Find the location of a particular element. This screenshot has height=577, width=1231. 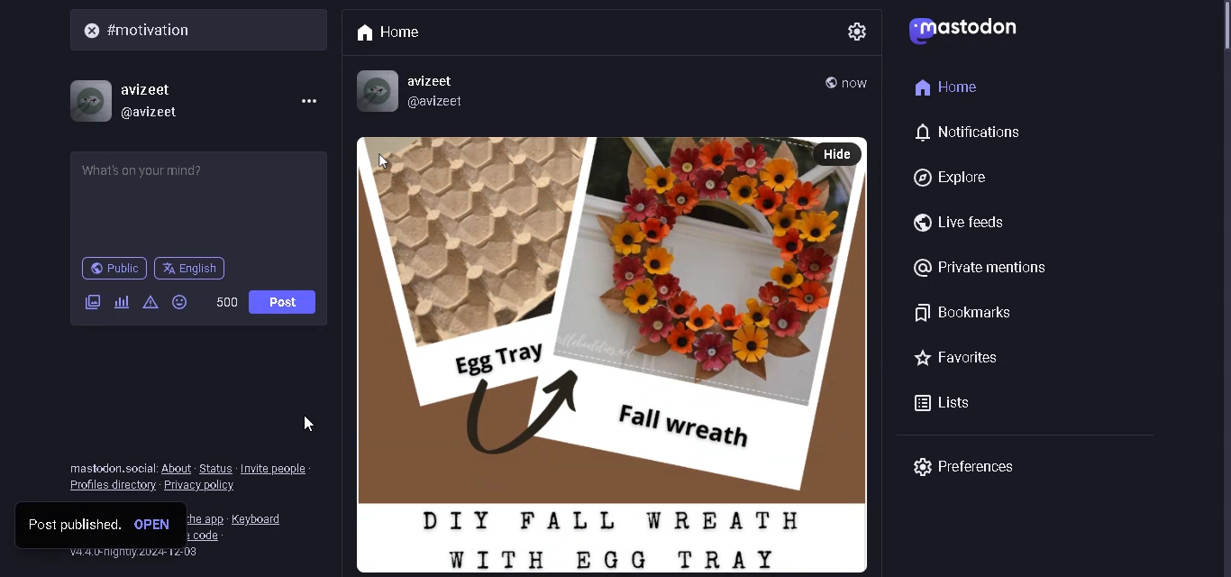

open is located at coordinates (159, 526).